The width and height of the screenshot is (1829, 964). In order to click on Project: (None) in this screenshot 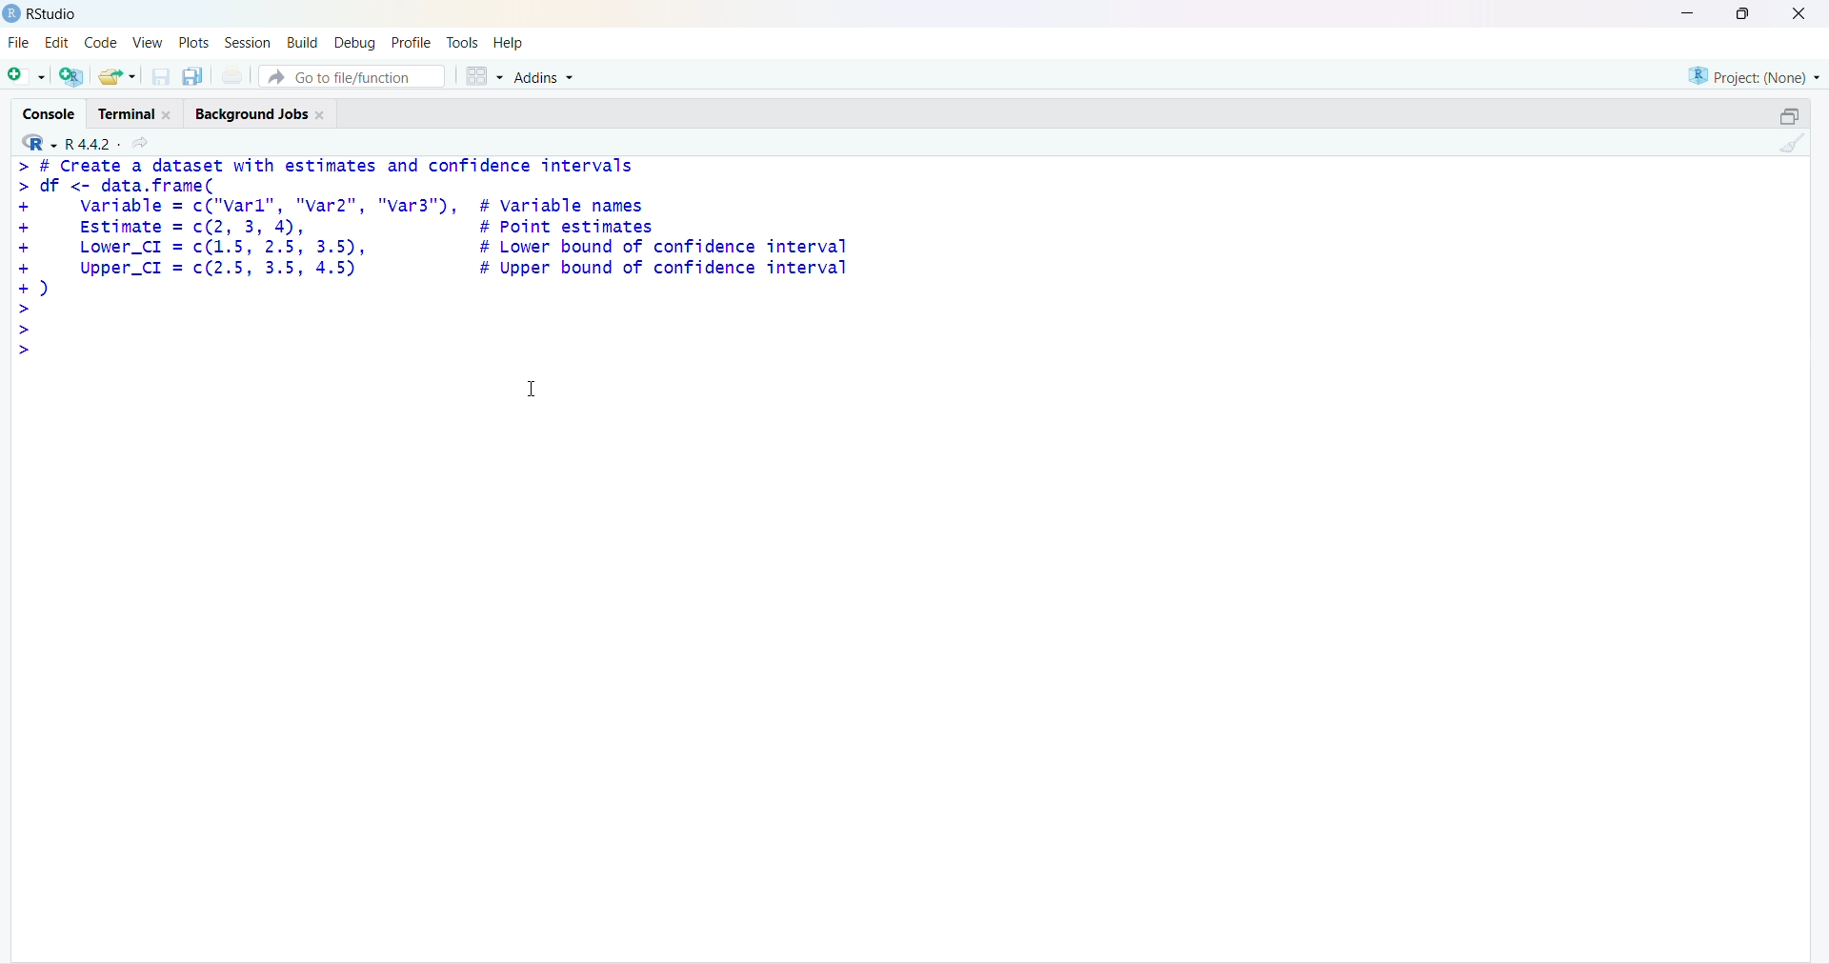, I will do `click(1754, 74)`.